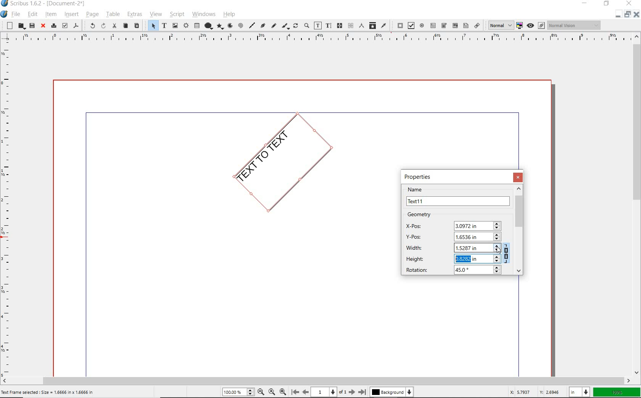 The image size is (641, 398). I want to click on zoom level, so click(240, 393).